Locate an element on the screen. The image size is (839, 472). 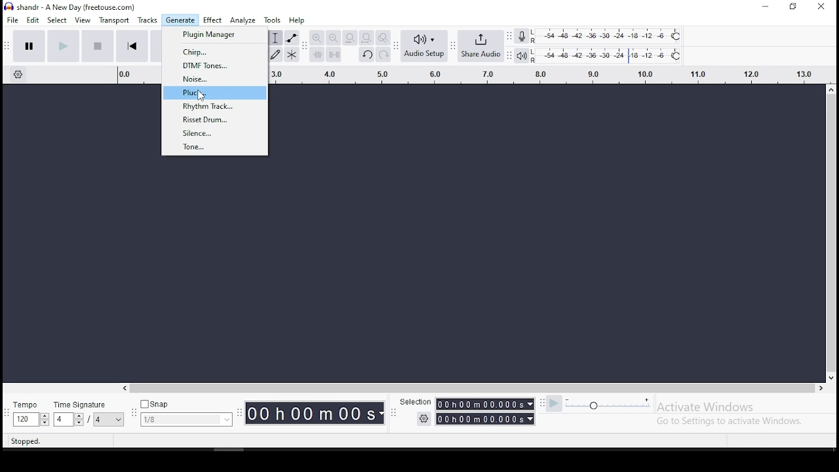
tone is located at coordinates (216, 147).